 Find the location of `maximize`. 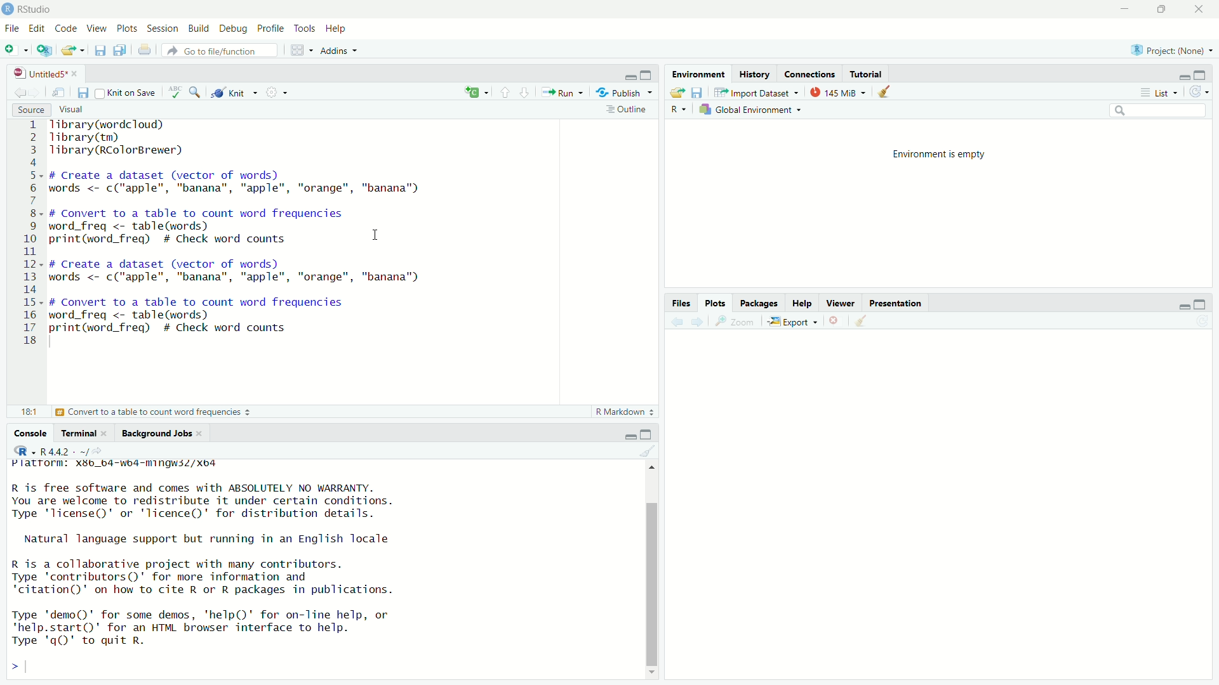

maximize is located at coordinates (1202, 76).